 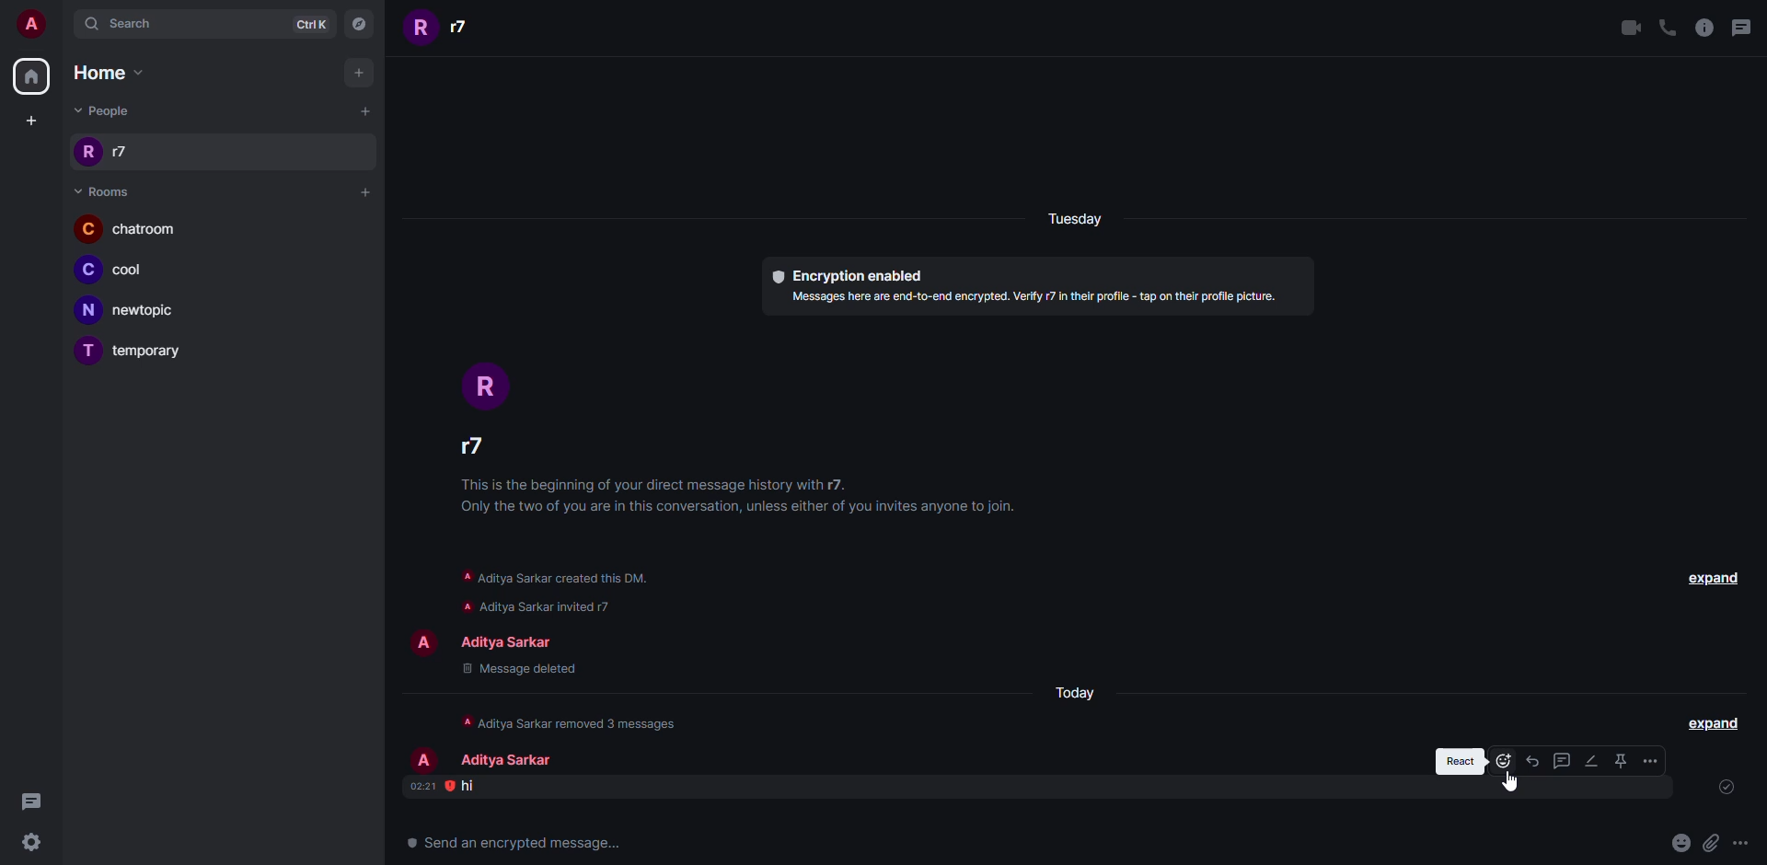 What do you see at coordinates (363, 190) in the screenshot?
I see `add` at bounding box center [363, 190].